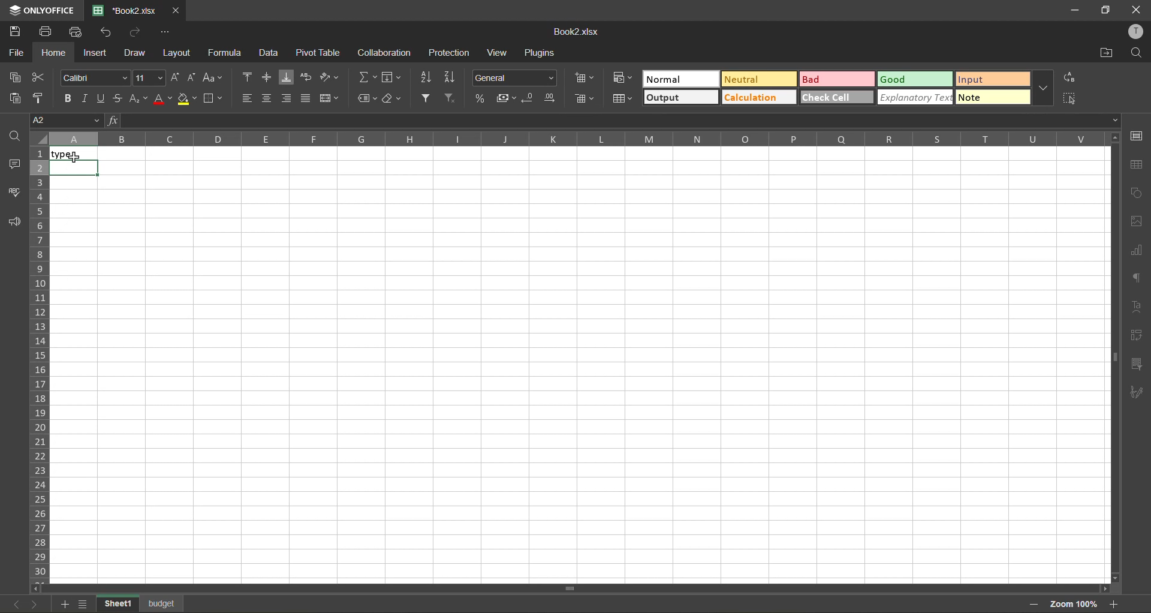 The width and height of the screenshot is (1151, 613). Describe the element at coordinates (16, 223) in the screenshot. I see `feedback` at that location.